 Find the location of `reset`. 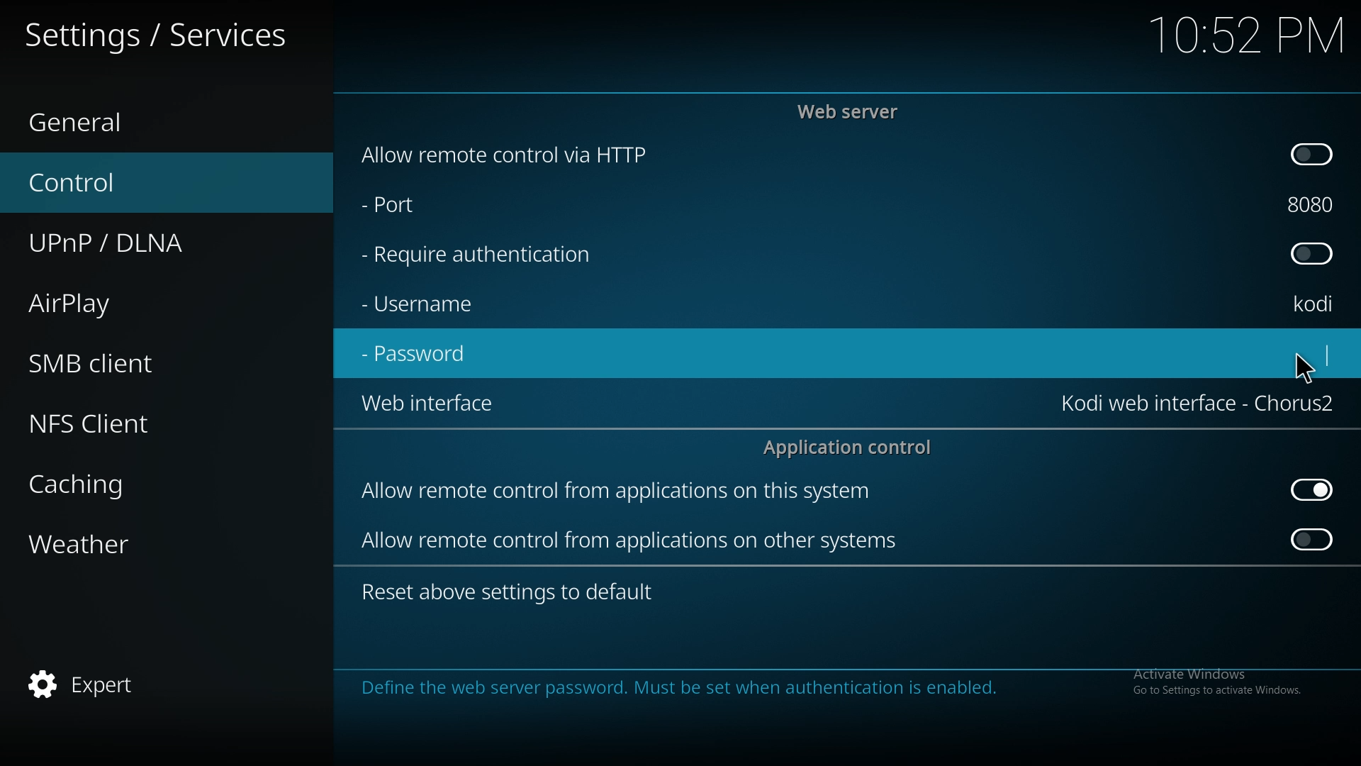

reset is located at coordinates (512, 593).